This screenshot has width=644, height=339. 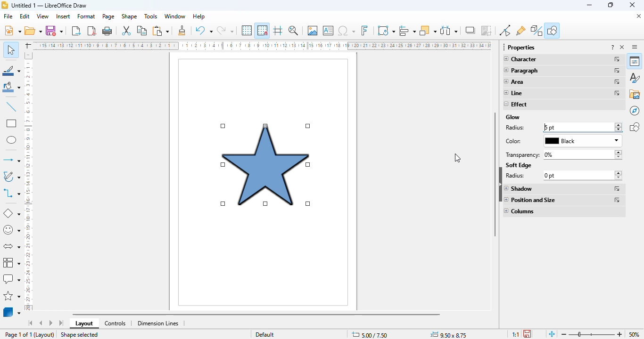 What do you see at coordinates (593, 333) in the screenshot?
I see `zoom slider` at bounding box center [593, 333].